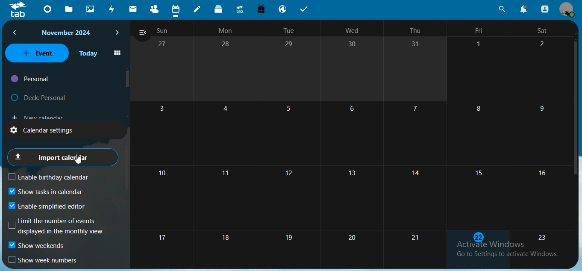  Describe the element at coordinates (44, 260) in the screenshot. I see `show week numbers` at that location.